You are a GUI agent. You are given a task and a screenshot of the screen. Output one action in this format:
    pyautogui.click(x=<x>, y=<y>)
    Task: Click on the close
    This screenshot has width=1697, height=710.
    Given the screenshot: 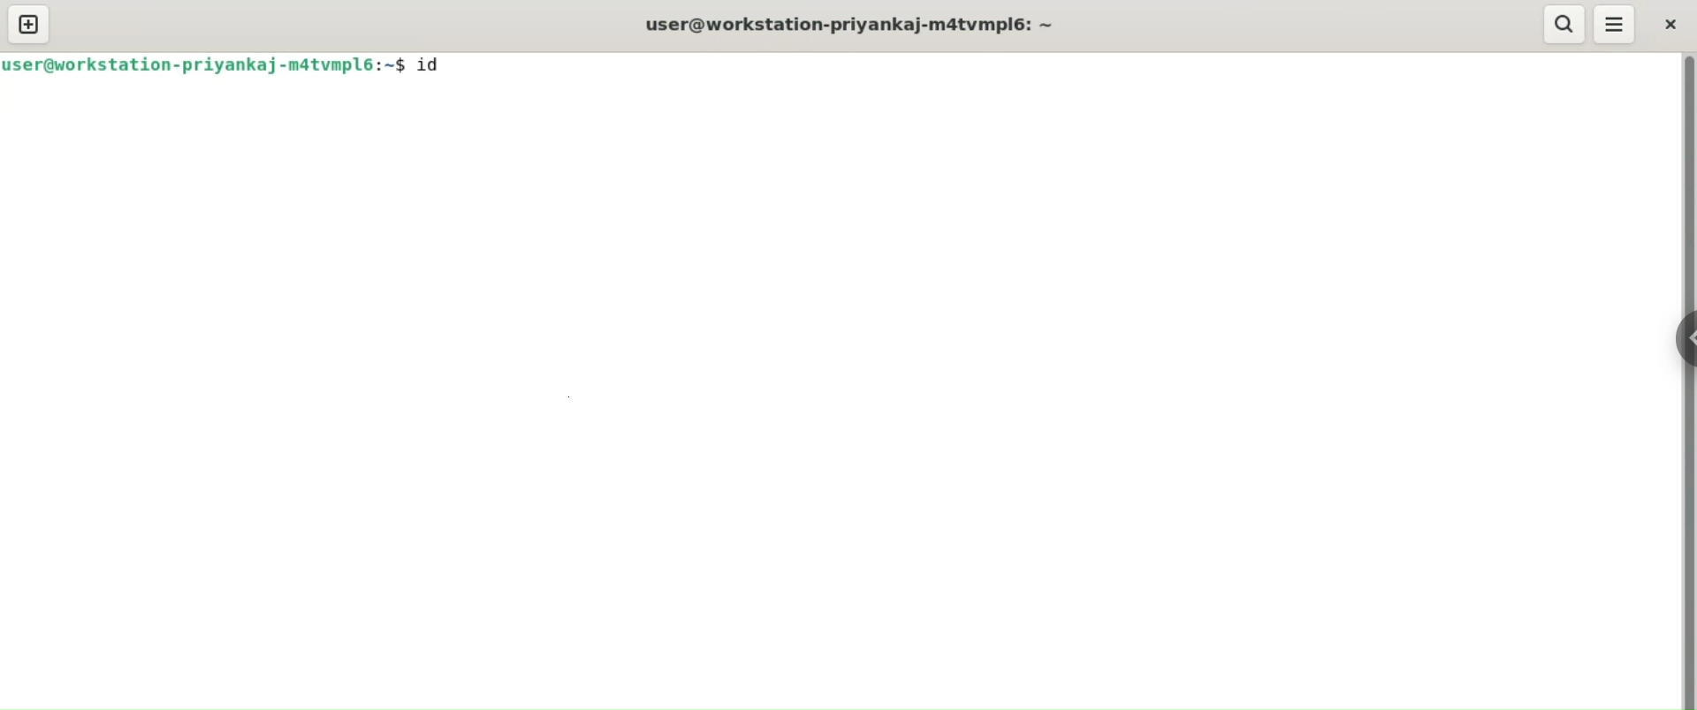 What is the action you would take?
    pyautogui.click(x=1673, y=25)
    